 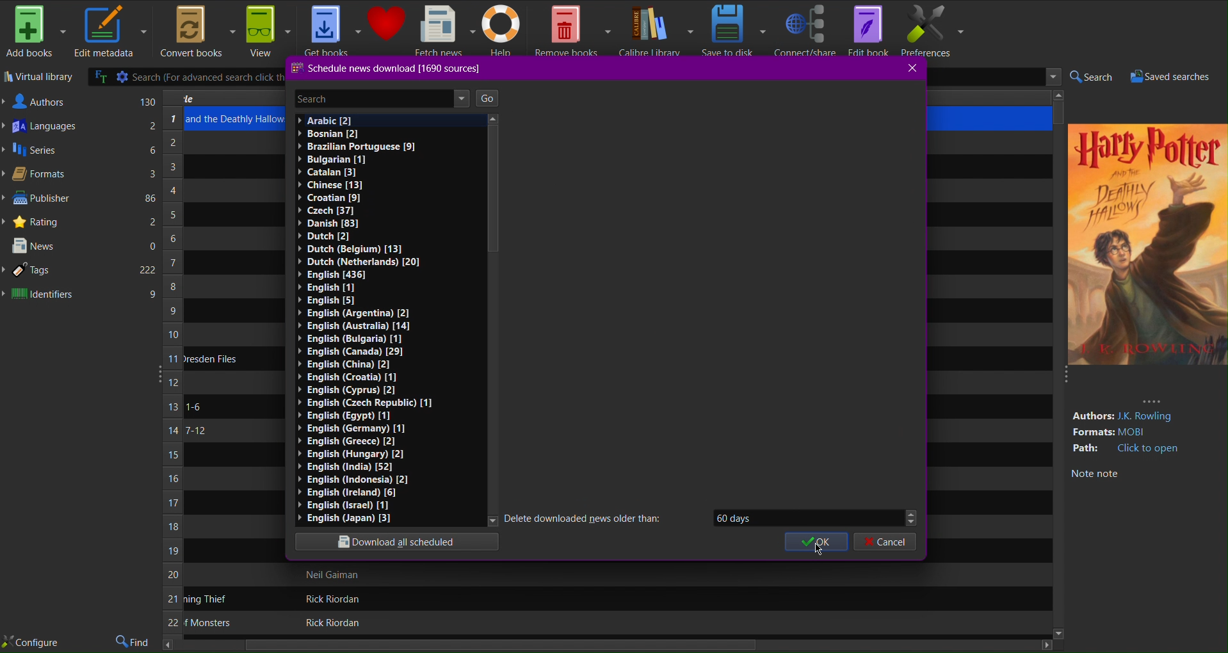 I want to click on Configure, so click(x=31, y=643).